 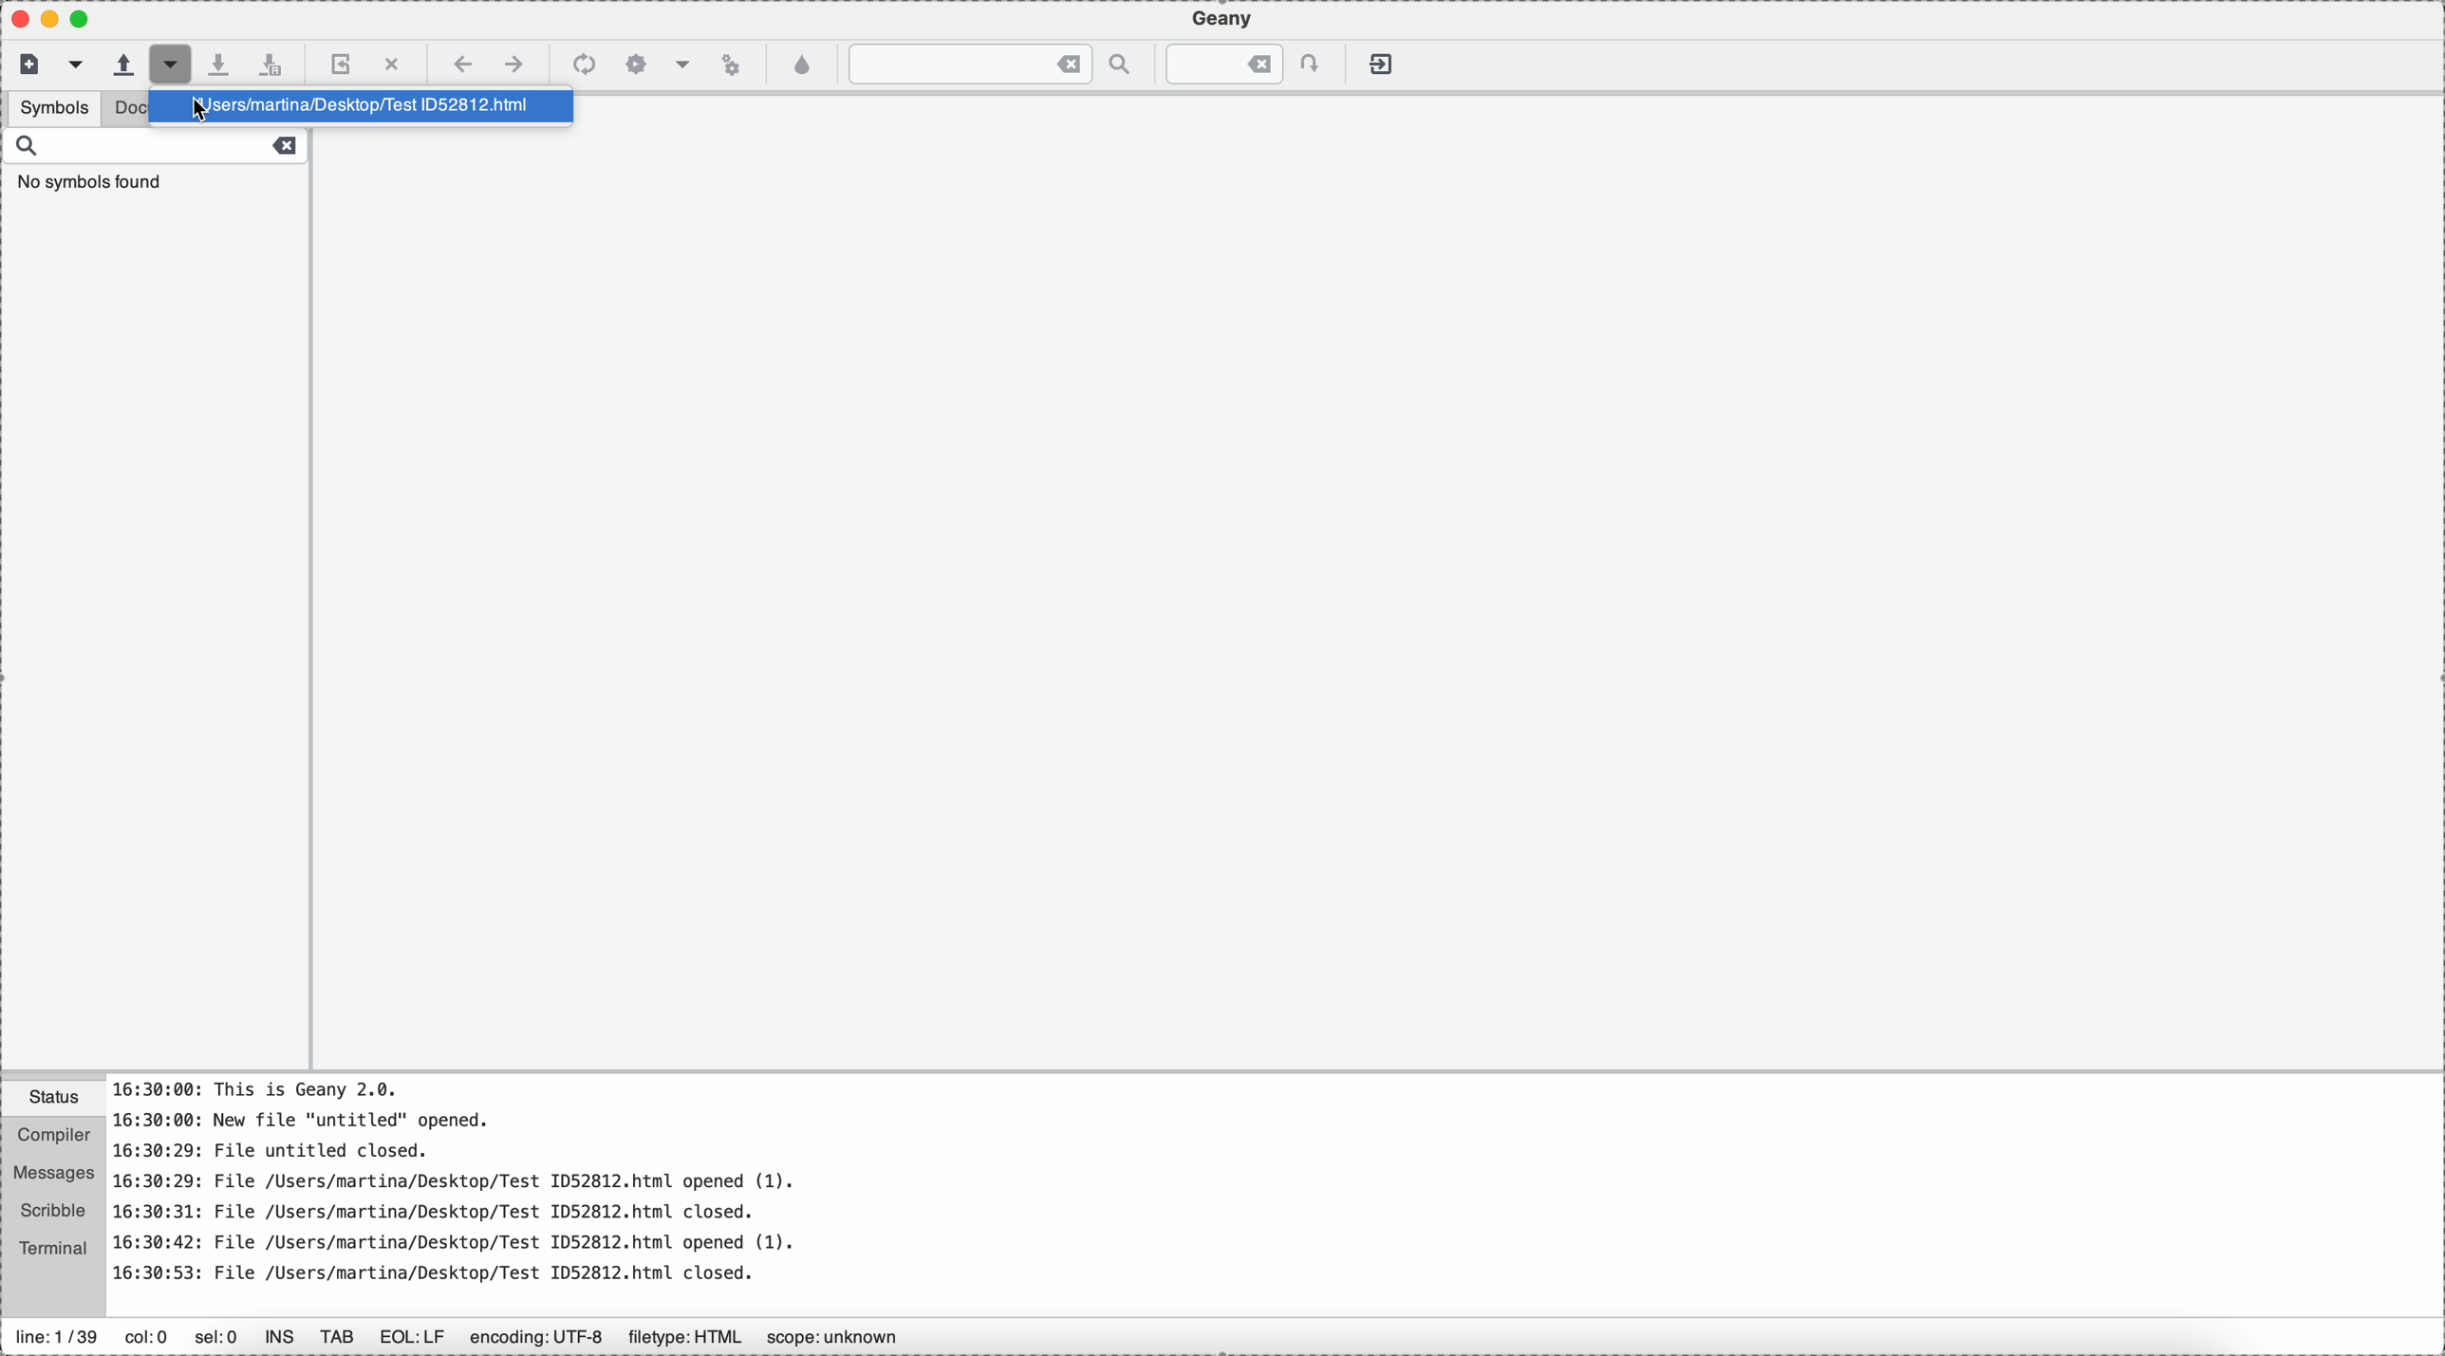 What do you see at coordinates (659, 63) in the screenshot?
I see `build the current file` at bounding box center [659, 63].